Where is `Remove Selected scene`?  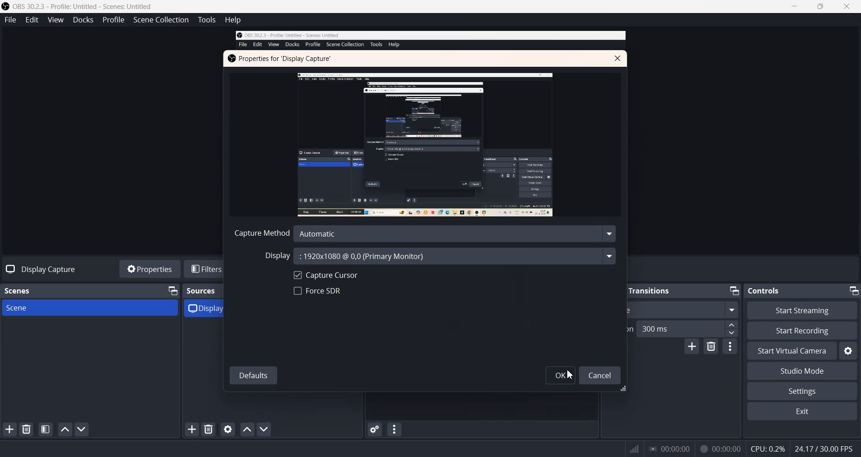
Remove Selected scene is located at coordinates (27, 429).